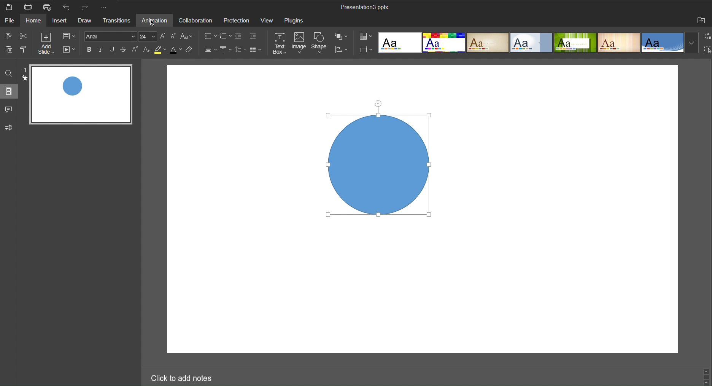 This screenshot has height=386, width=712. What do you see at coordinates (239, 35) in the screenshot?
I see `Indent Settings` at bounding box center [239, 35].